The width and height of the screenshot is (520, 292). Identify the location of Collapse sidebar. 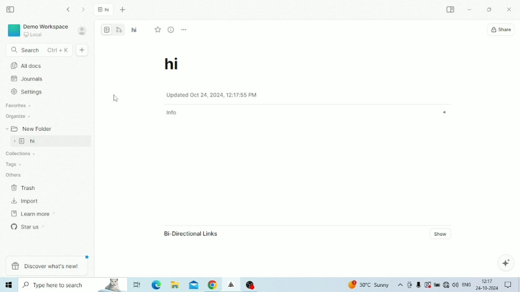
(11, 10).